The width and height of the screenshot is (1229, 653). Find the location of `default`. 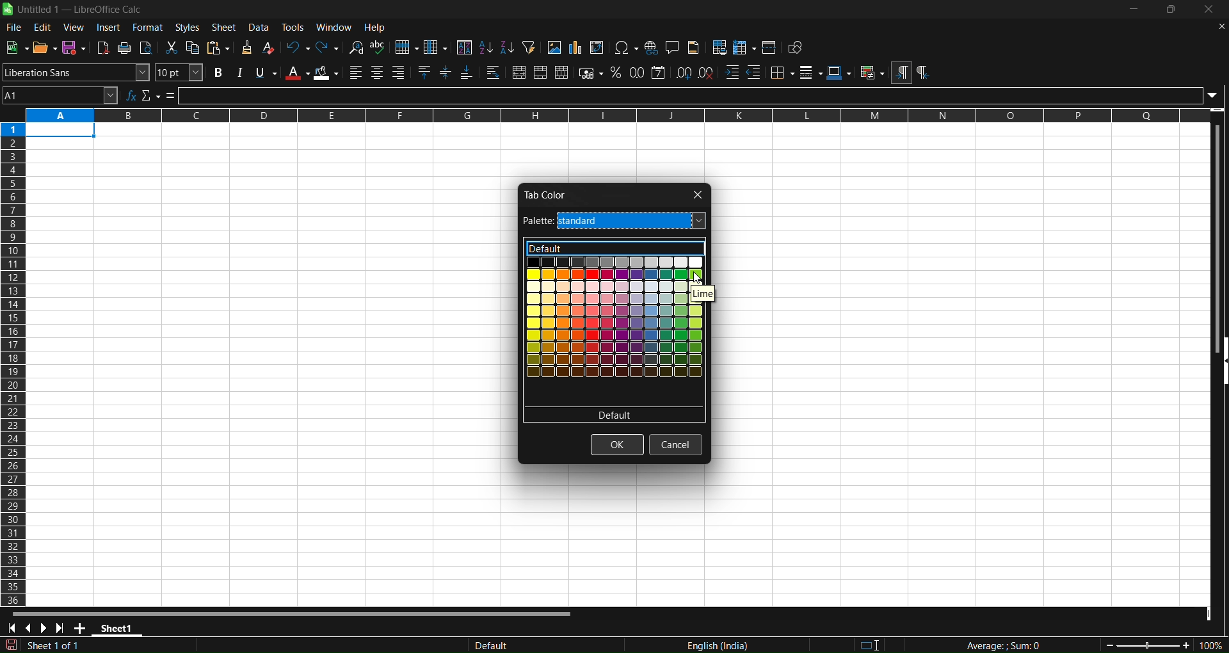

default is located at coordinates (614, 415).